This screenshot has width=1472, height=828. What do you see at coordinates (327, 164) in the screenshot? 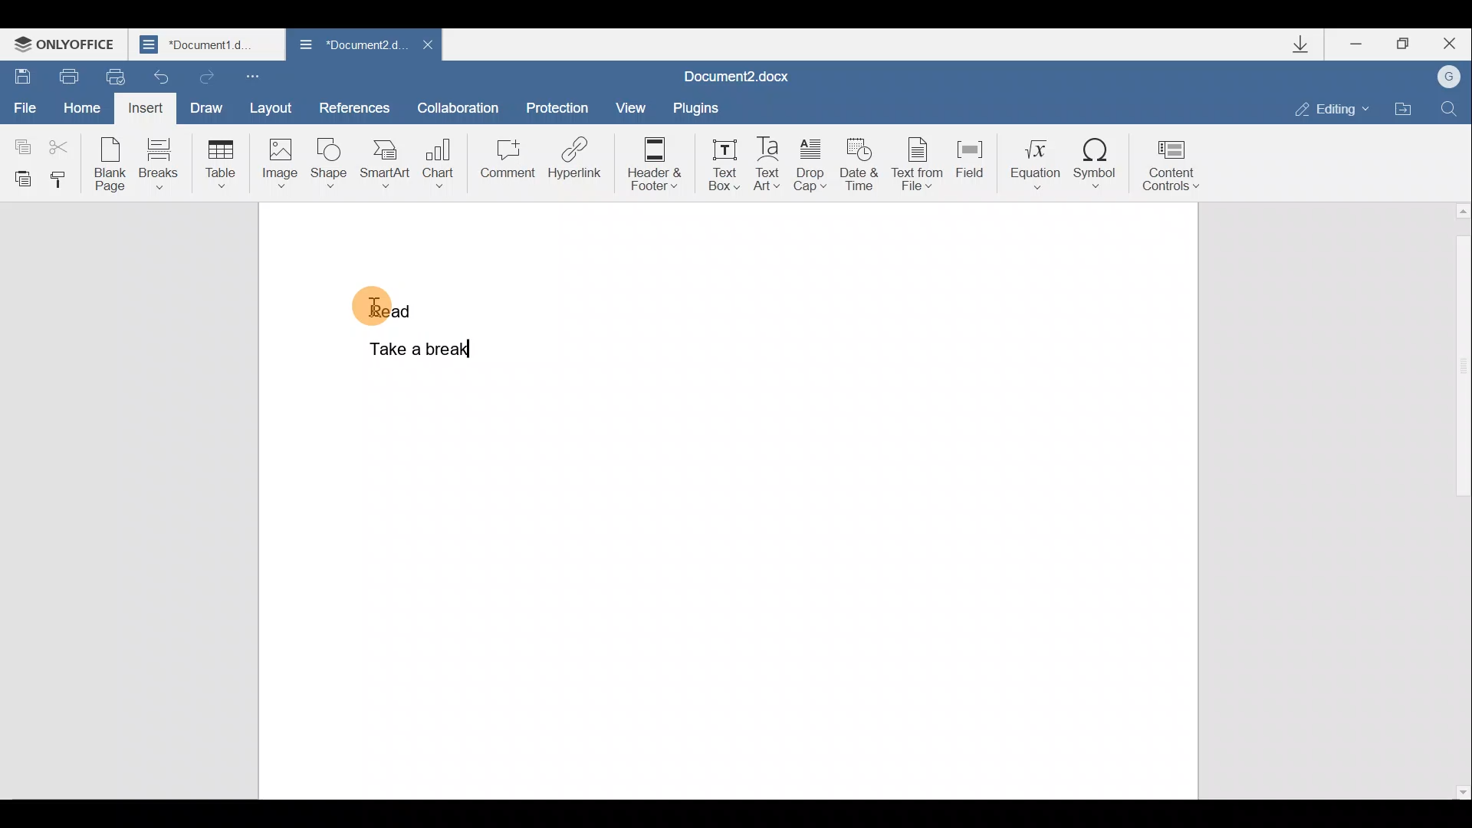
I see `Shape` at bounding box center [327, 164].